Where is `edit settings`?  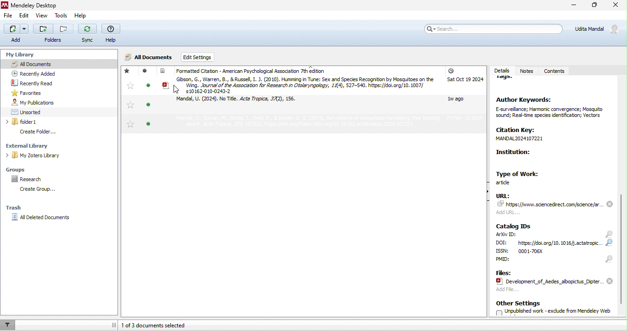
edit settings is located at coordinates (207, 57).